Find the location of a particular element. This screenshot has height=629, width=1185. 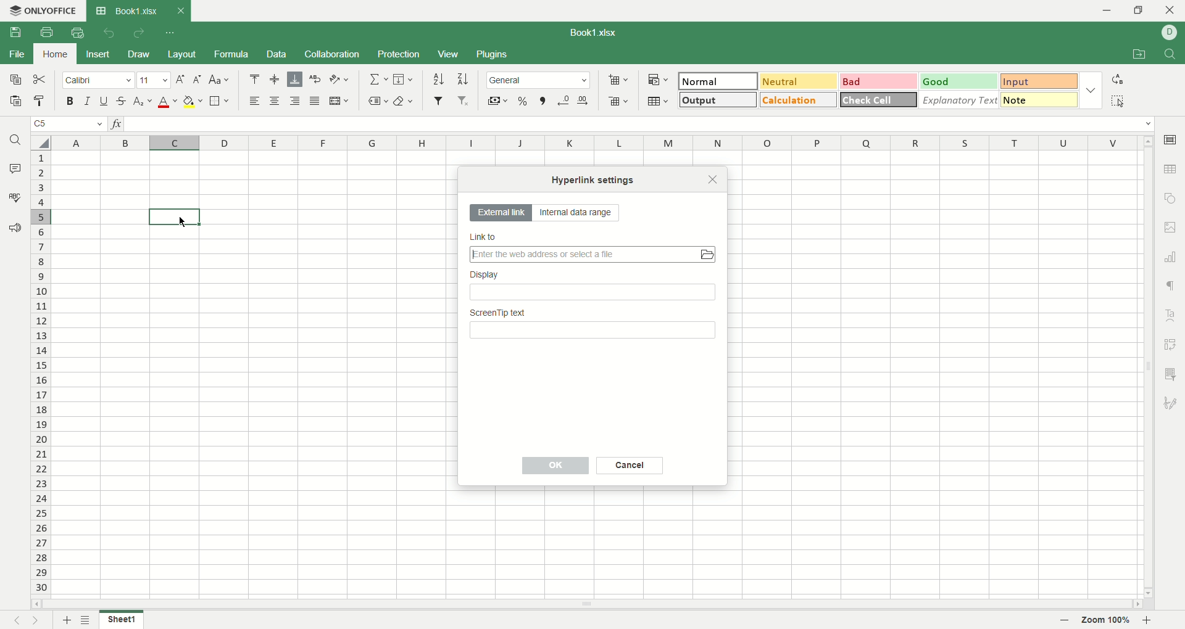

format as table template is located at coordinates (658, 101).